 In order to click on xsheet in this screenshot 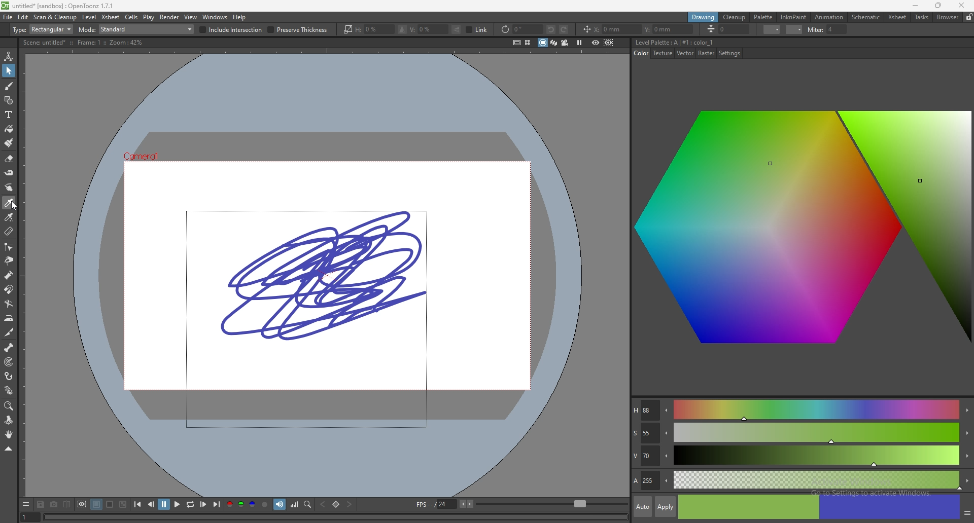, I will do `click(898, 17)`.